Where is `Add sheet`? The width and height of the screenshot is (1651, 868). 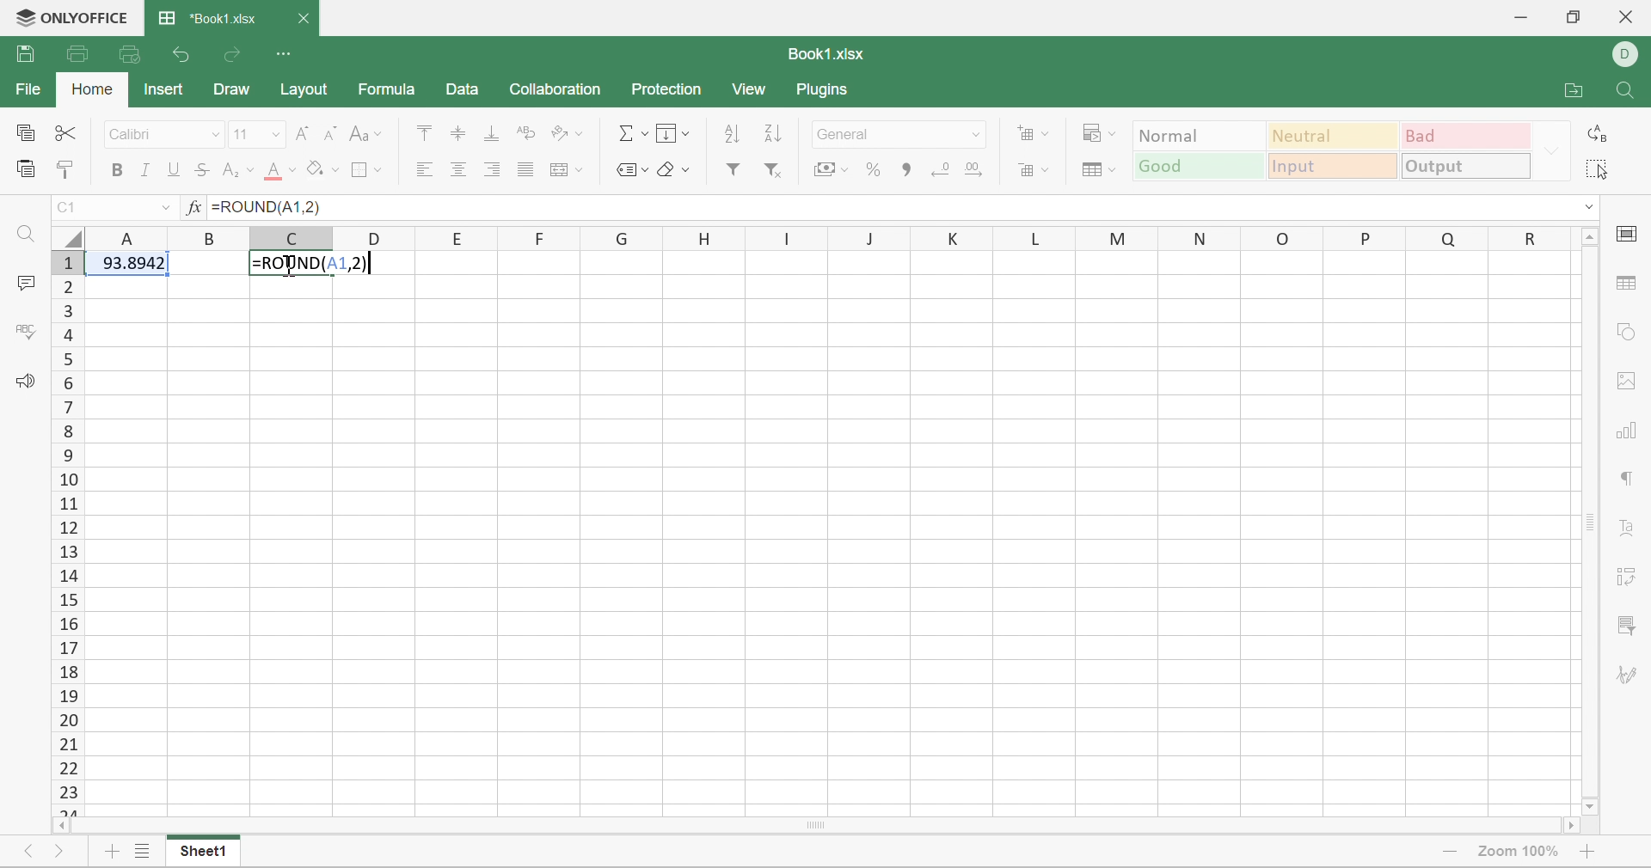 Add sheet is located at coordinates (107, 854).